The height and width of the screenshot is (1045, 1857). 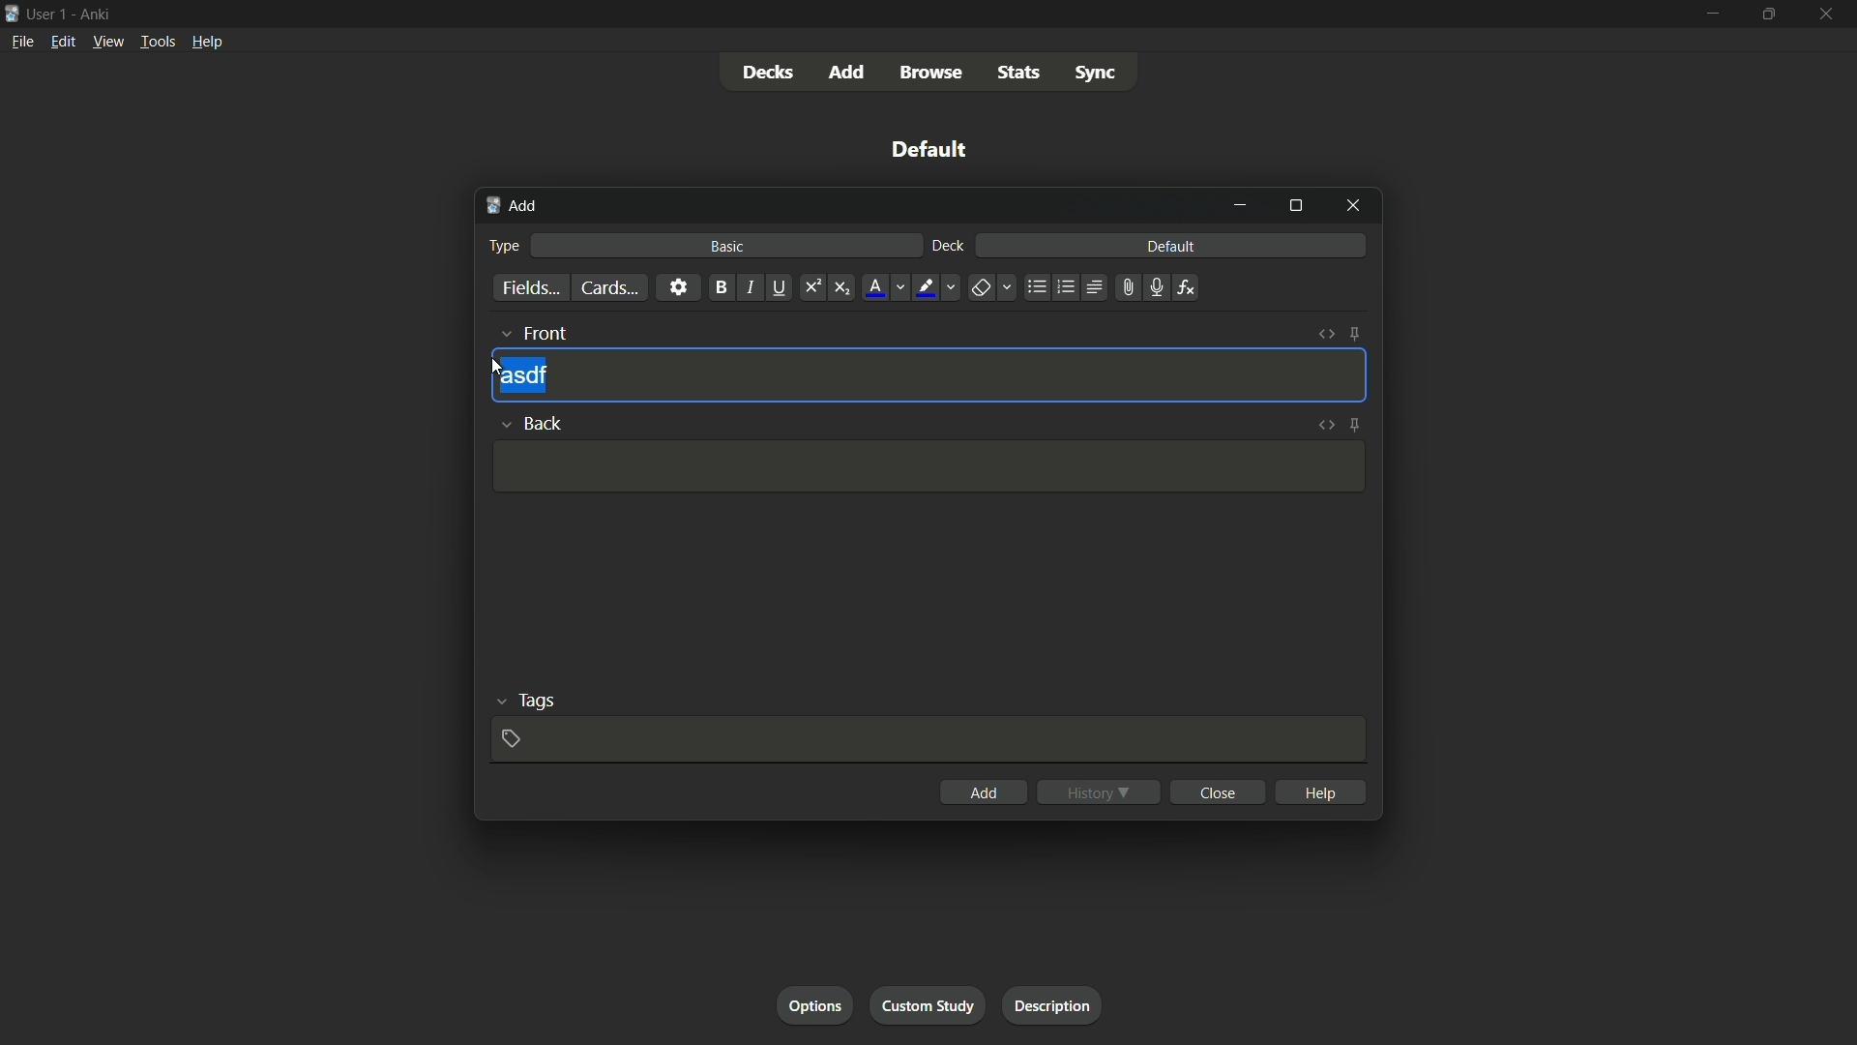 I want to click on subscript, so click(x=842, y=287).